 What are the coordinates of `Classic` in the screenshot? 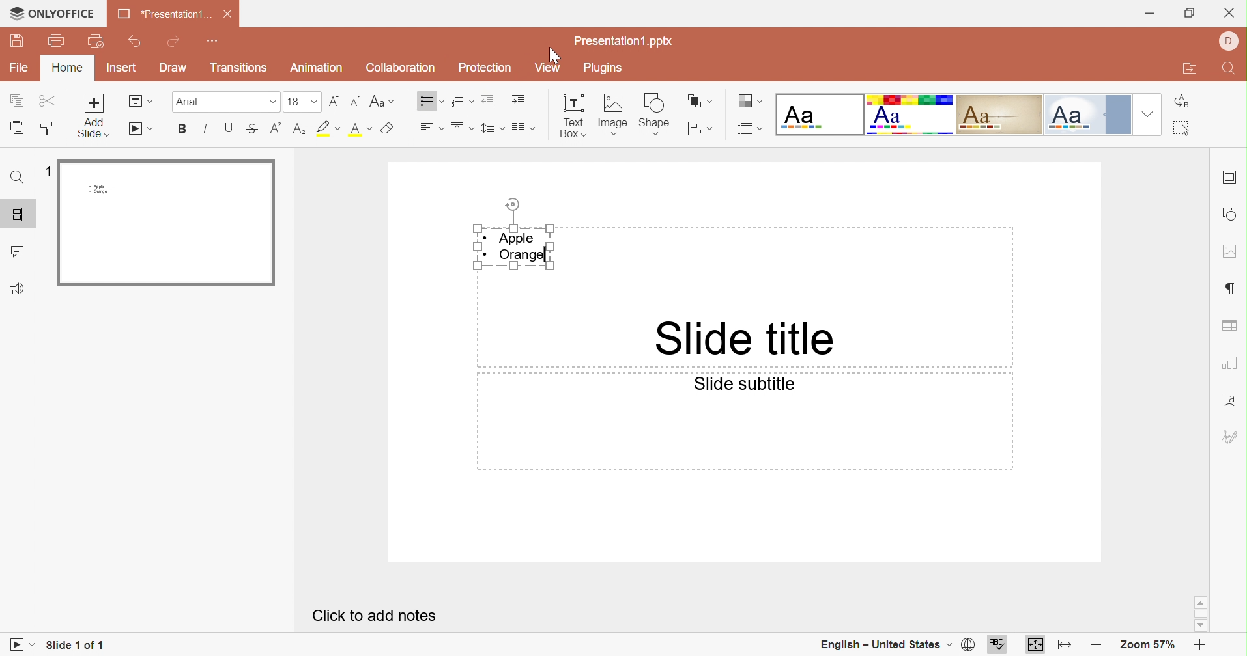 It's located at (1000, 115).